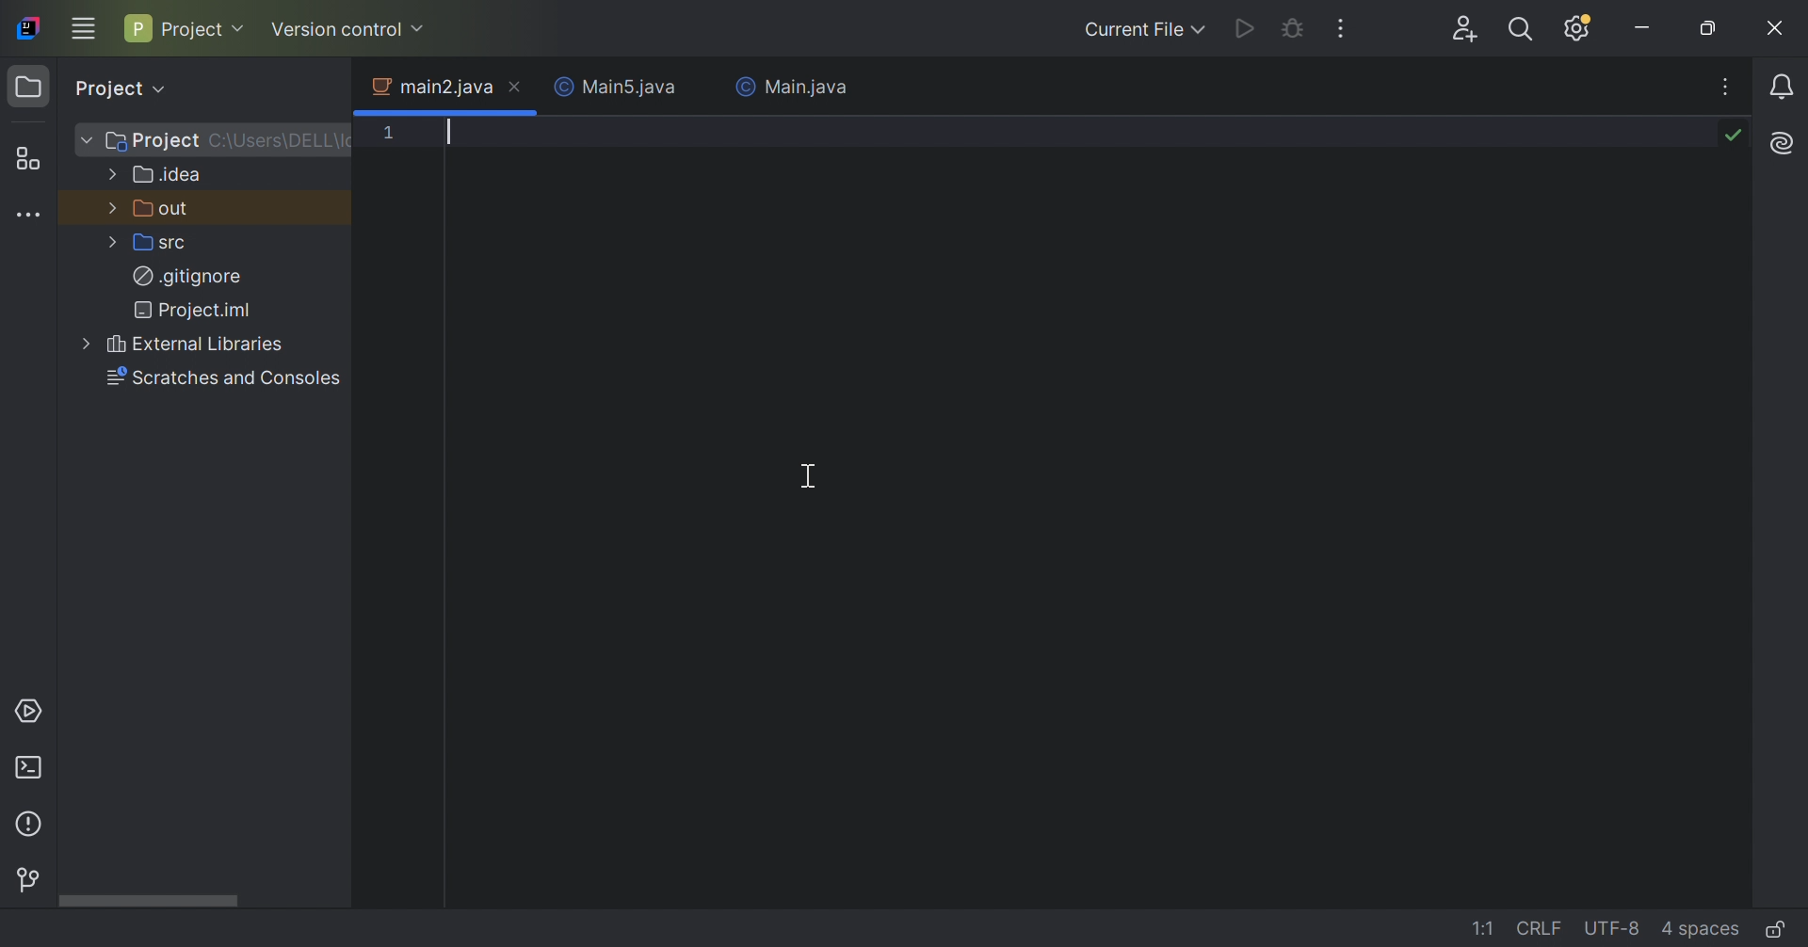  What do you see at coordinates (108, 243) in the screenshot?
I see `More` at bounding box center [108, 243].